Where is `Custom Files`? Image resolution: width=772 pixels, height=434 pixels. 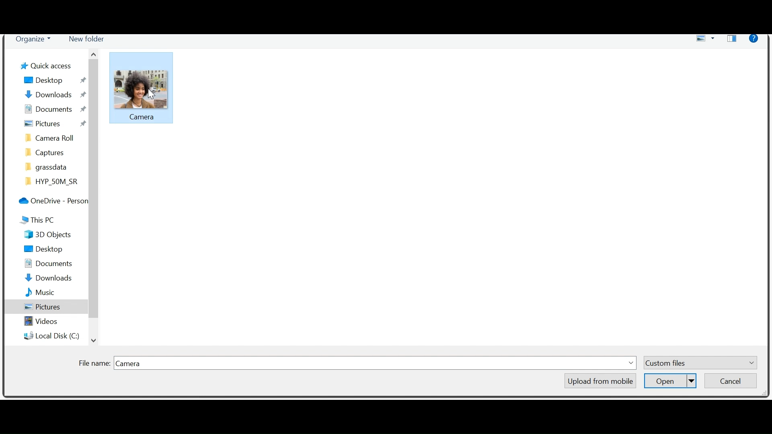 Custom Files is located at coordinates (700, 362).